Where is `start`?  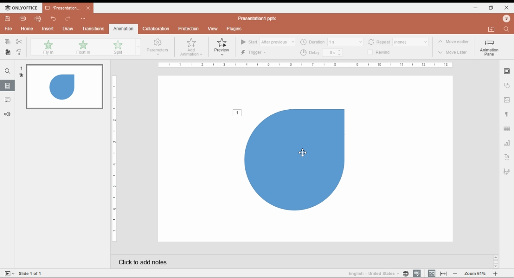
start is located at coordinates (268, 42).